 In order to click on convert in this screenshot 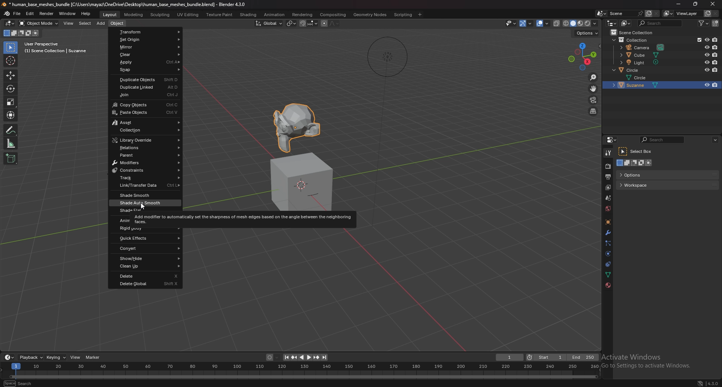, I will do `click(147, 249)`.